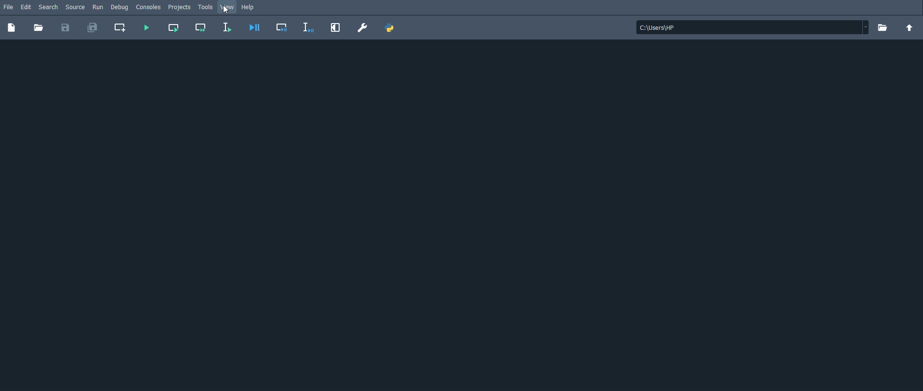 The height and width of the screenshot is (391, 923). What do you see at coordinates (148, 8) in the screenshot?
I see `Consoles` at bounding box center [148, 8].